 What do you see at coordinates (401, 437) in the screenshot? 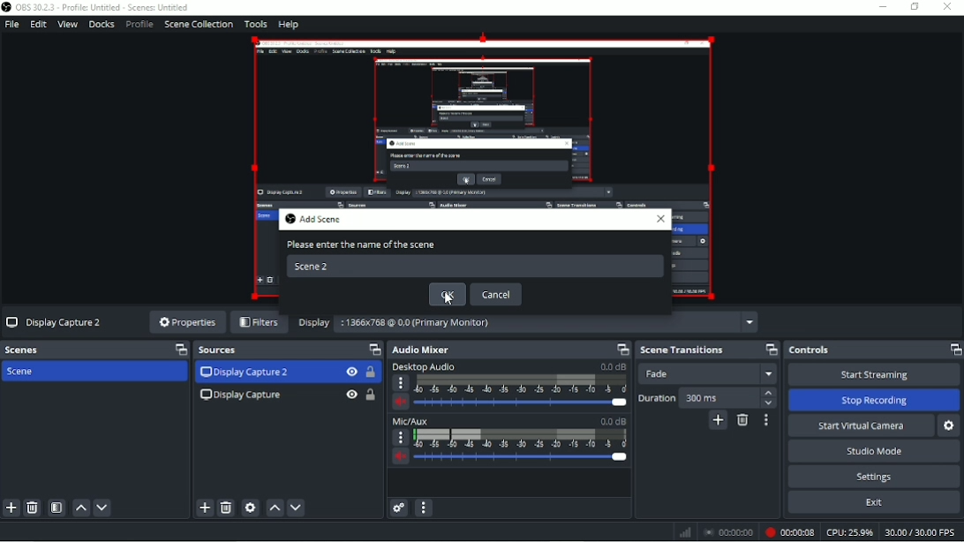
I see `More options` at bounding box center [401, 437].